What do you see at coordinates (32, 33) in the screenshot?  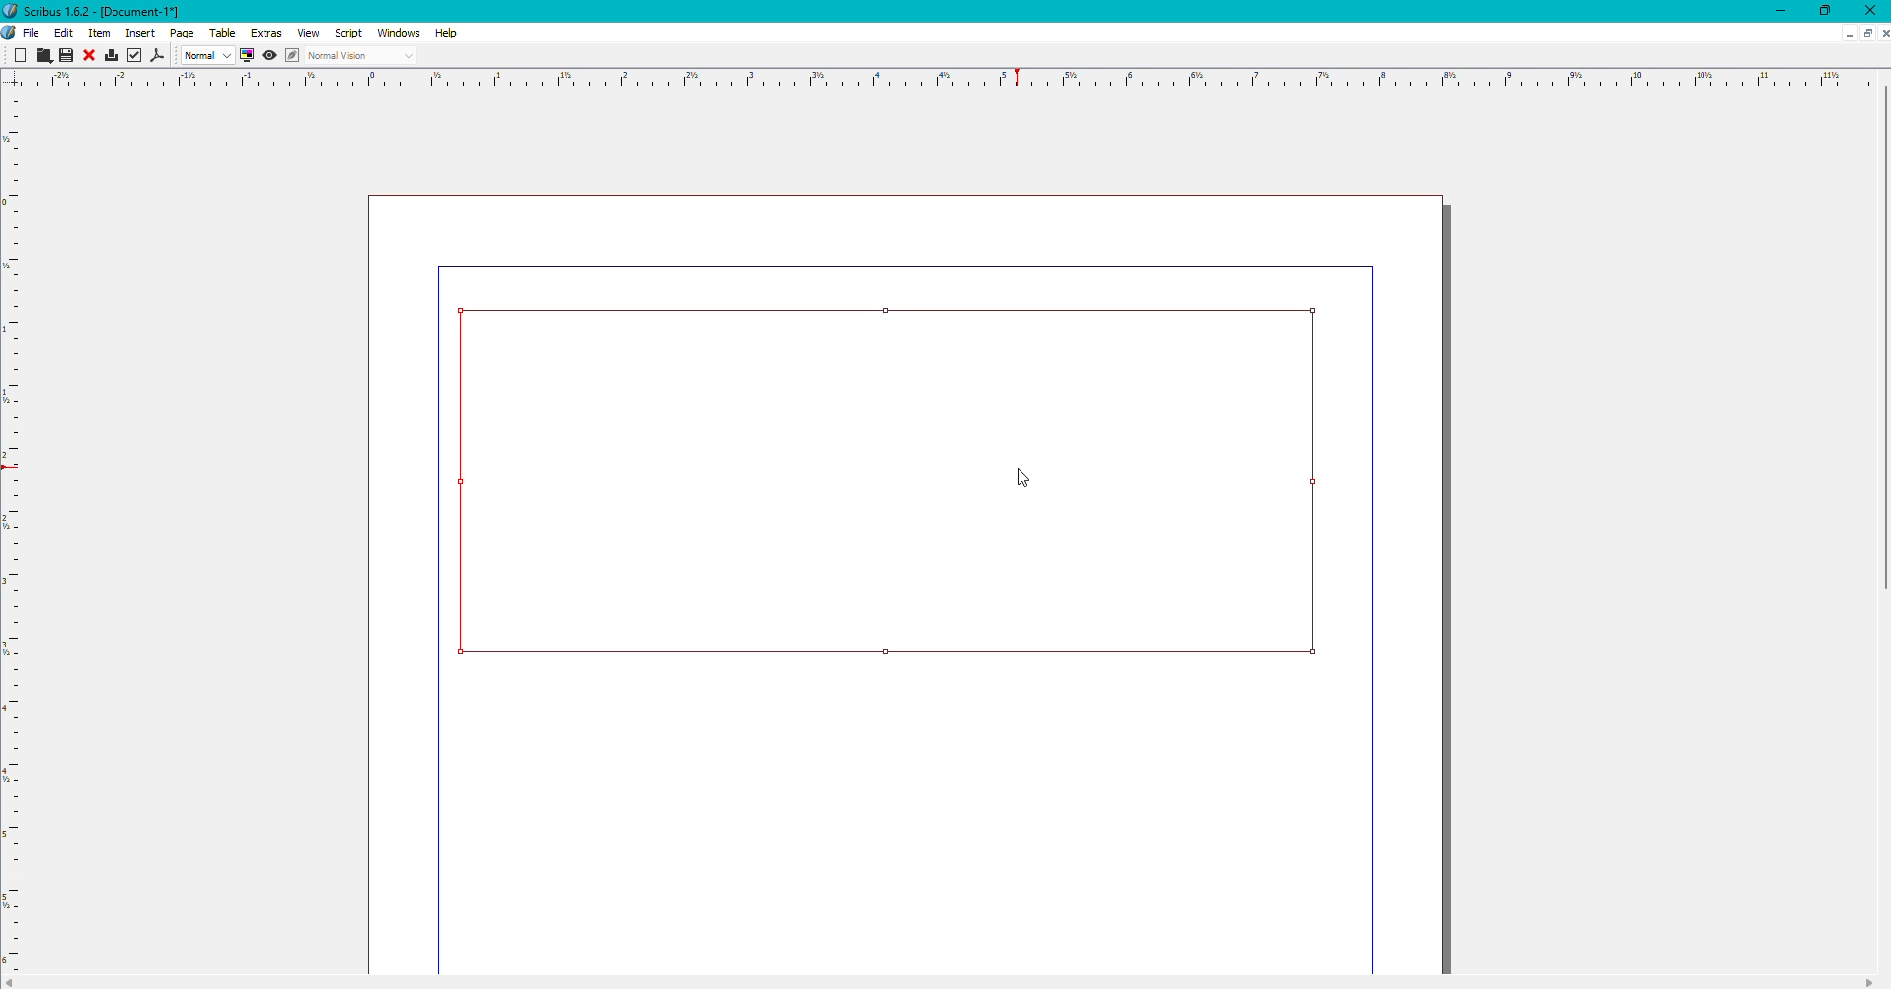 I see `File` at bounding box center [32, 33].